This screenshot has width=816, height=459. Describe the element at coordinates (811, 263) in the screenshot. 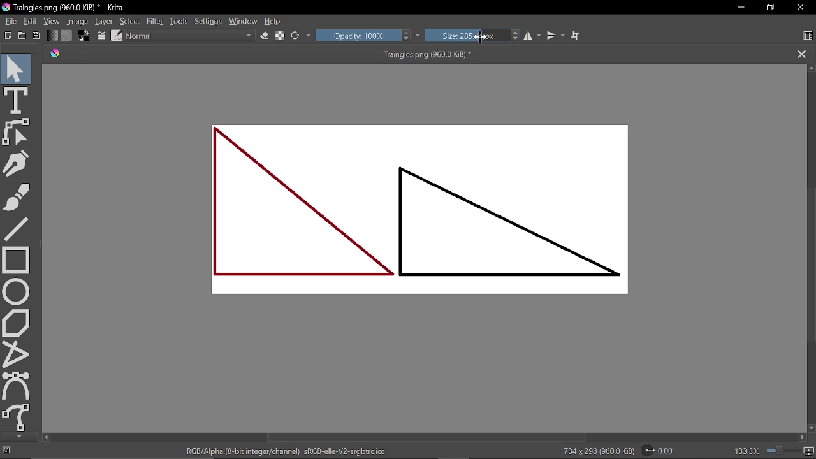

I see `Vertical scrollbar` at that location.